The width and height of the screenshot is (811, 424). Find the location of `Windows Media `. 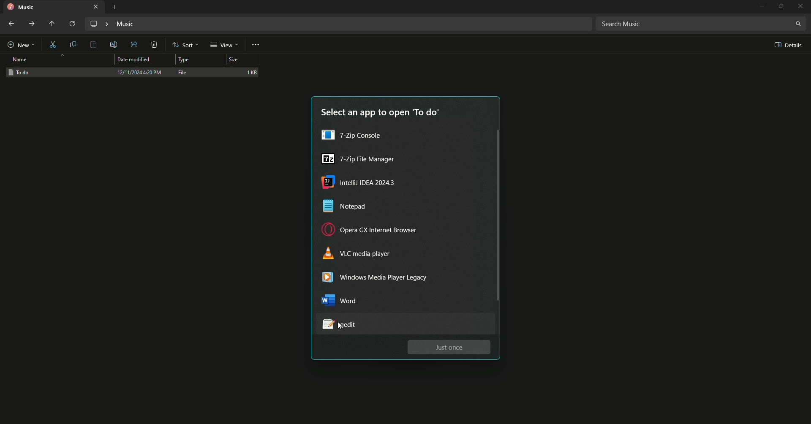

Windows Media  is located at coordinates (383, 279).